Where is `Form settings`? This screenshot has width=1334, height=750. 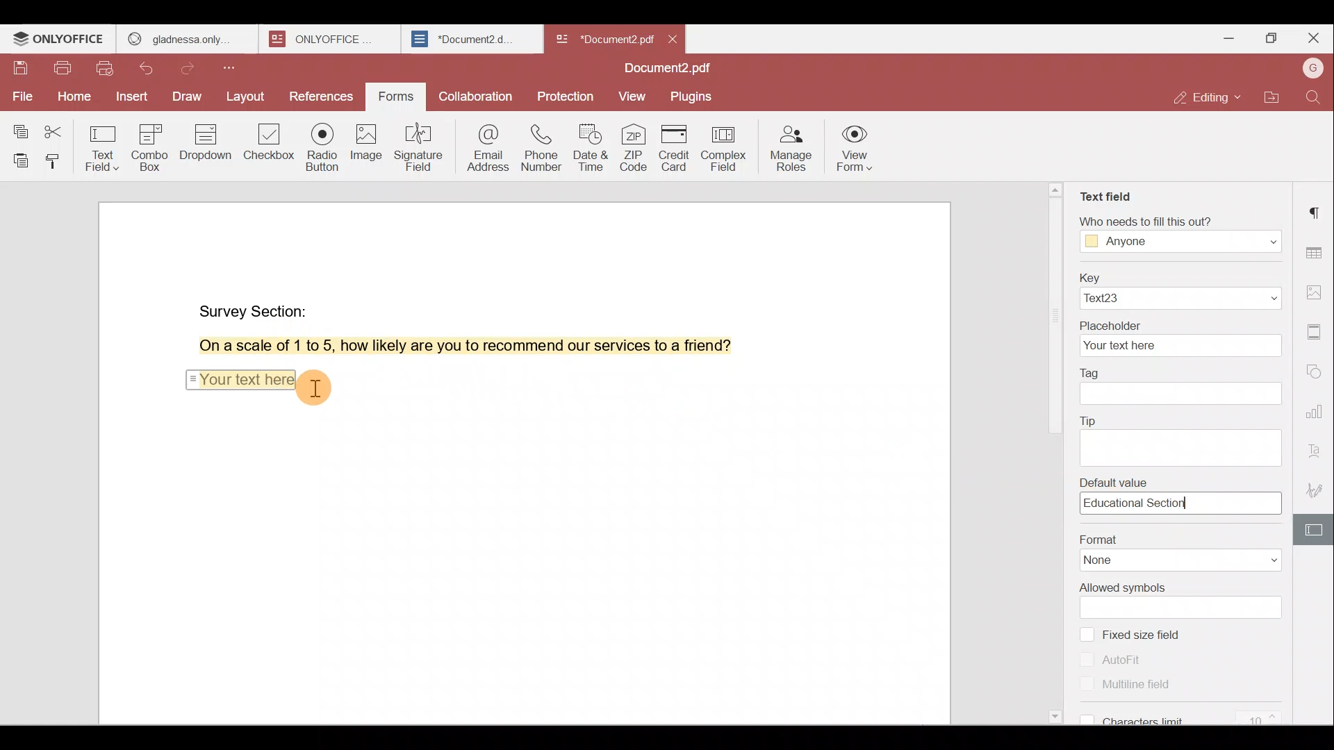 Form settings is located at coordinates (1310, 530).